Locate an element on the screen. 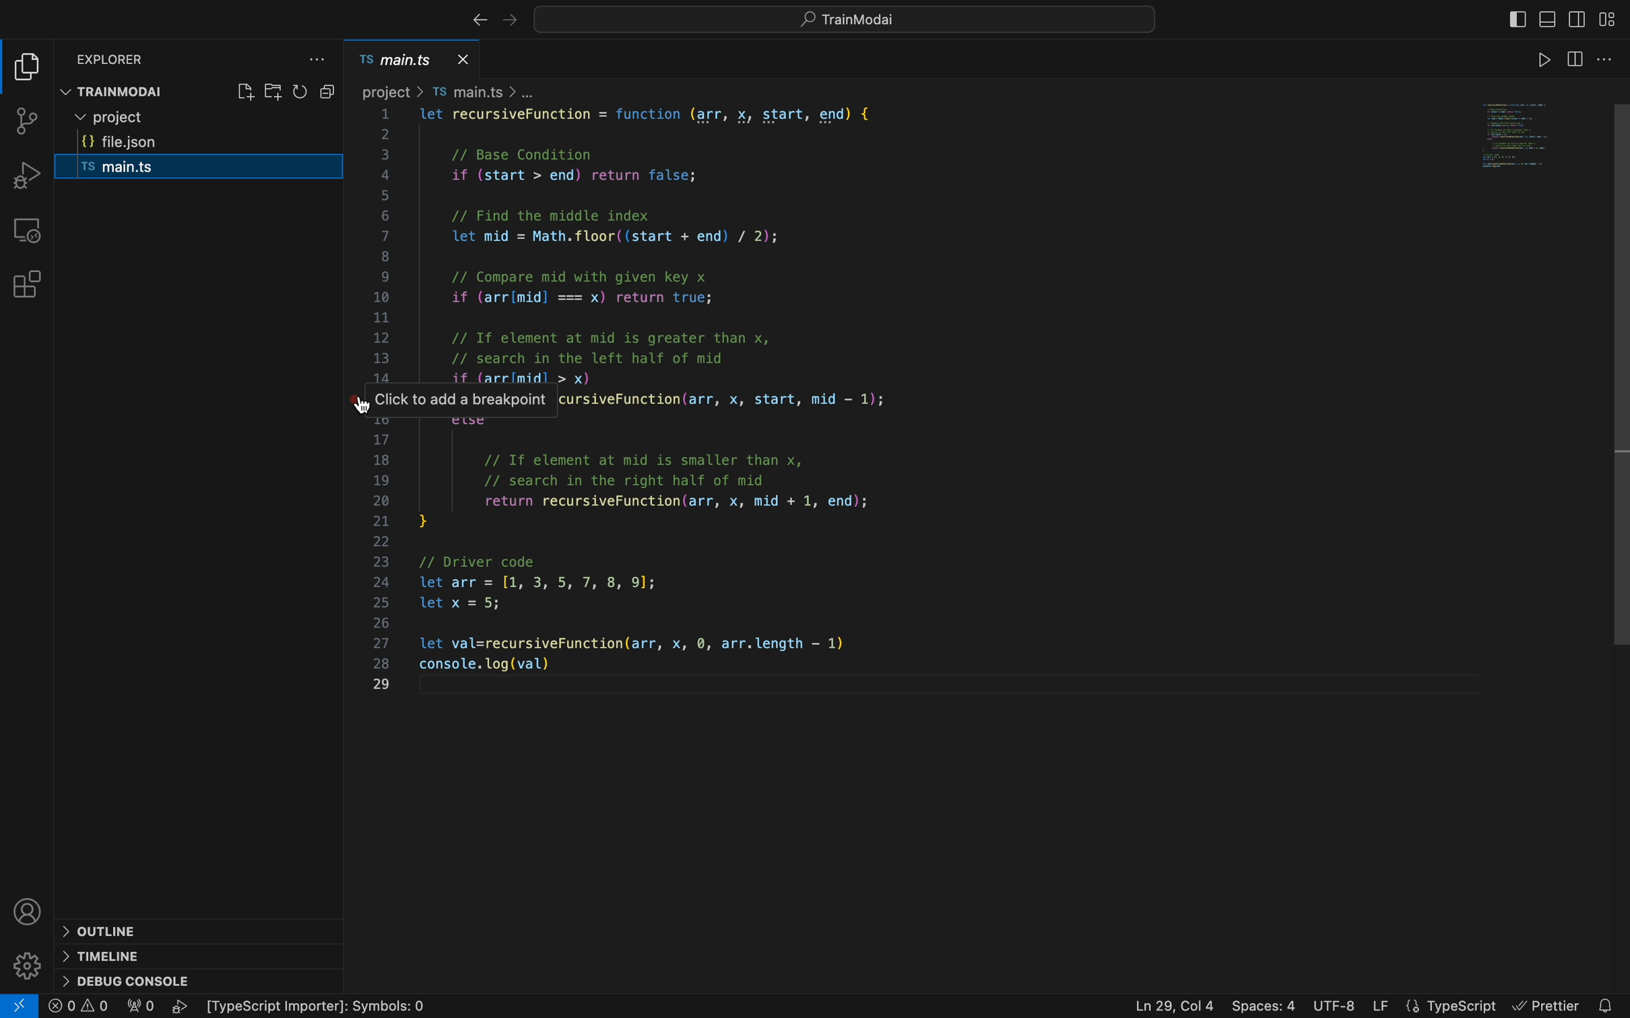 This screenshot has width=1630, height=1018. Prettier is located at coordinates (1550, 999).